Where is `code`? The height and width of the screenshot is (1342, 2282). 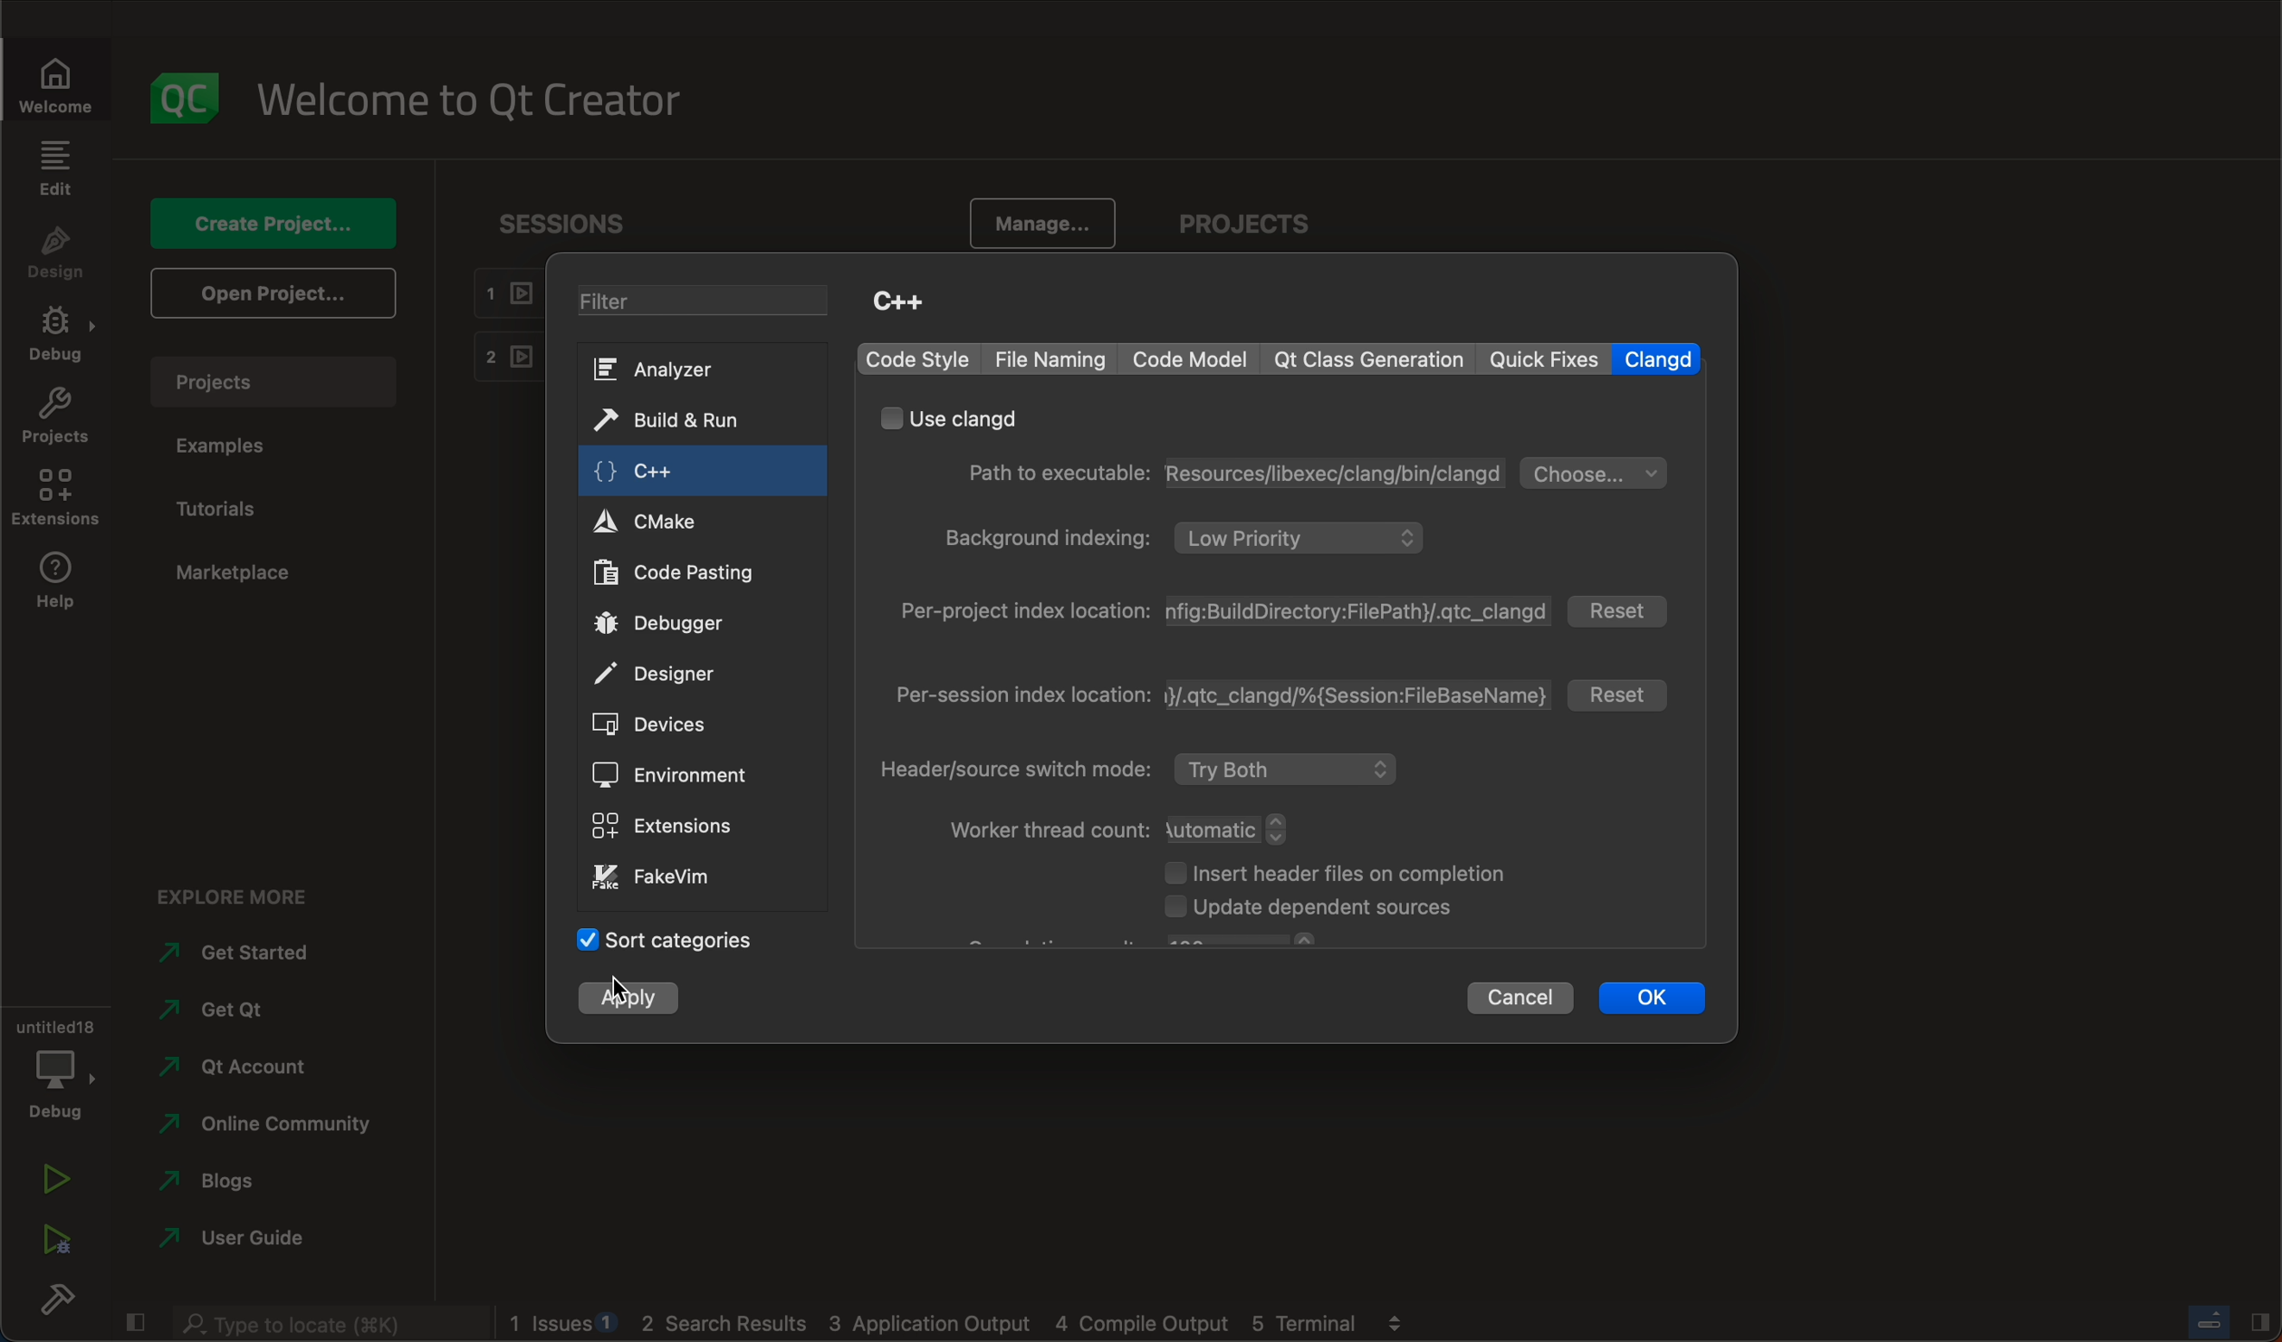 code is located at coordinates (1189, 359).